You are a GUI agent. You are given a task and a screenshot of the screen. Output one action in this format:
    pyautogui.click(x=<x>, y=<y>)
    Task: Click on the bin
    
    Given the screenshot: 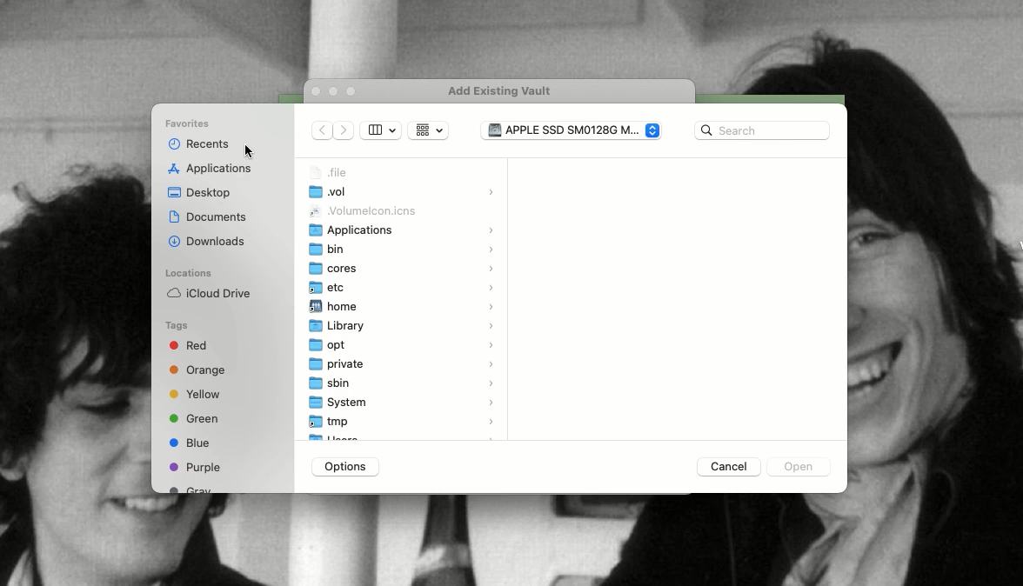 What is the action you would take?
    pyautogui.click(x=405, y=248)
    